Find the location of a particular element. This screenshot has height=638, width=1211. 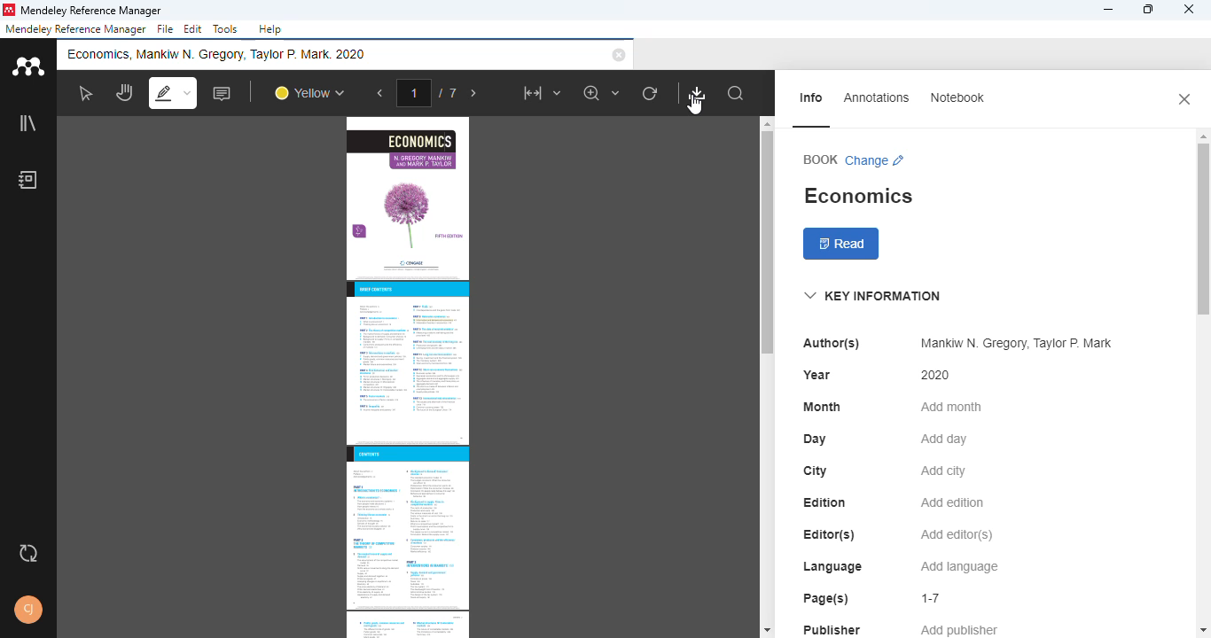

rotate is located at coordinates (650, 93).